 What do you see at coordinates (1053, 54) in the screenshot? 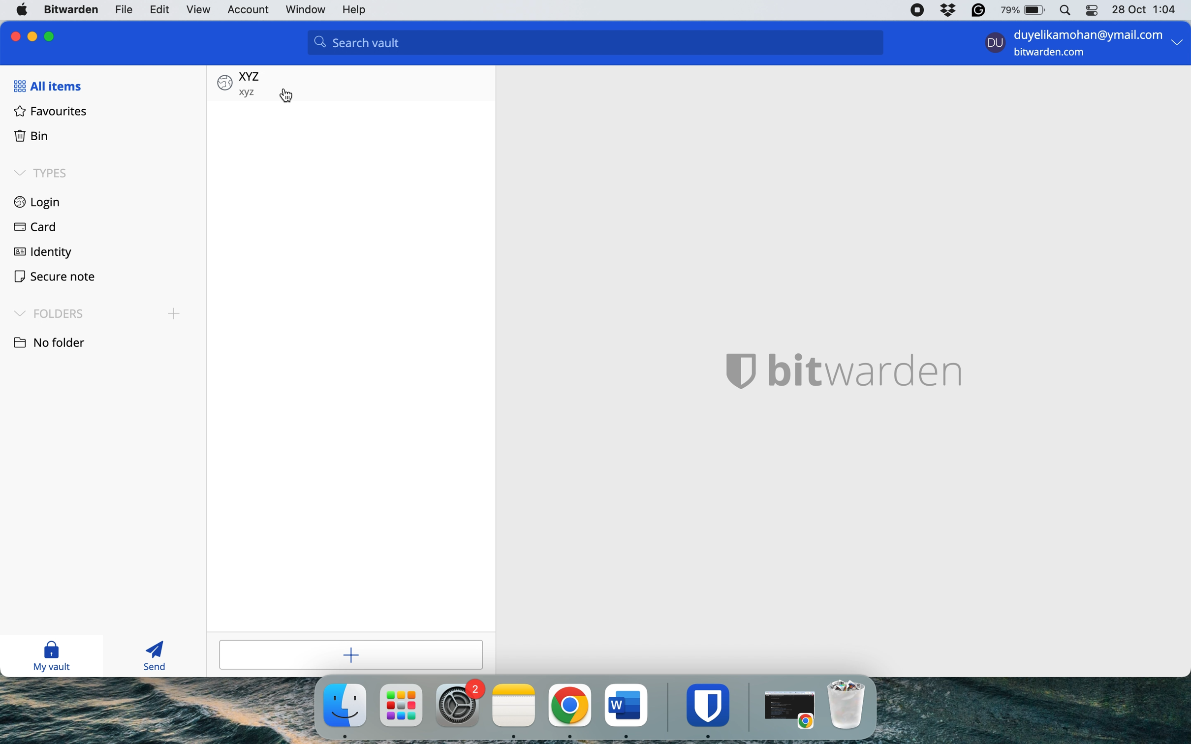
I see `bitwarden.com` at bounding box center [1053, 54].